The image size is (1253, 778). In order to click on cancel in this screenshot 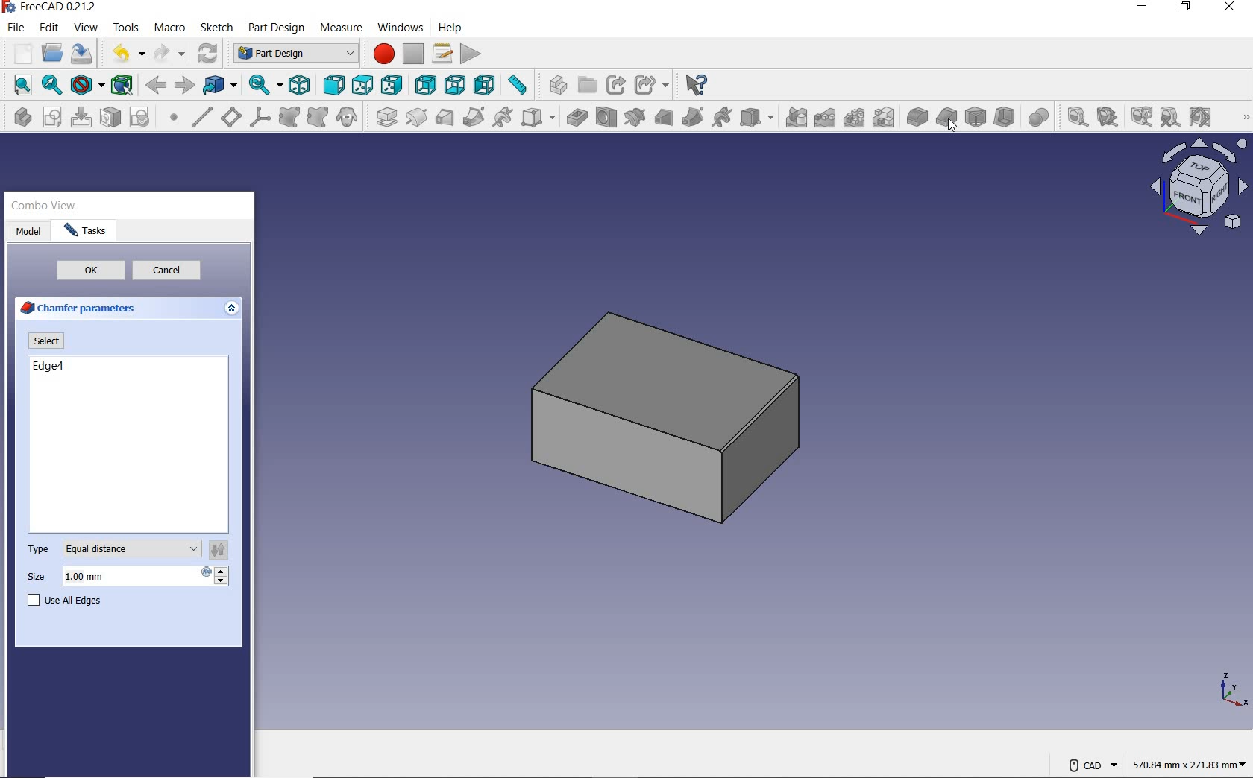, I will do `click(172, 271)`.